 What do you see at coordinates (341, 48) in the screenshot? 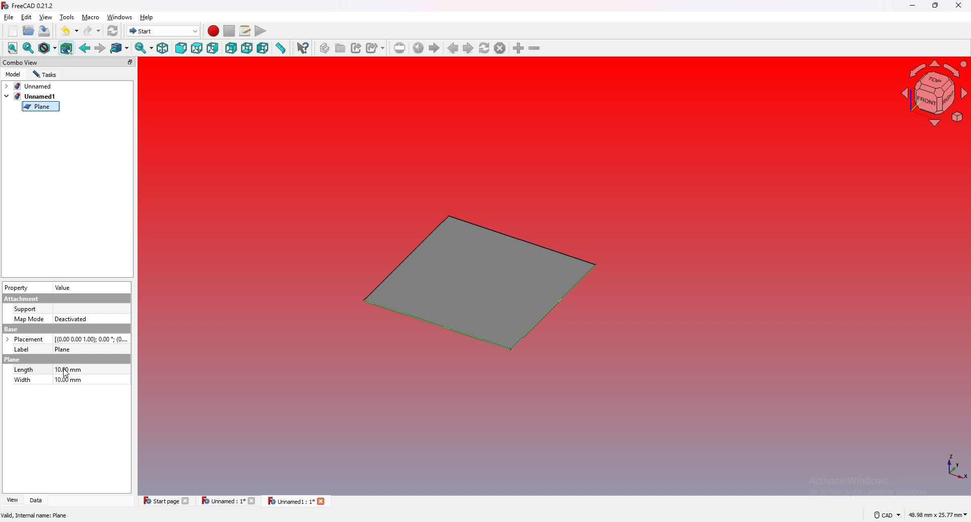
I see `create group` at bounding box center [341, 48].